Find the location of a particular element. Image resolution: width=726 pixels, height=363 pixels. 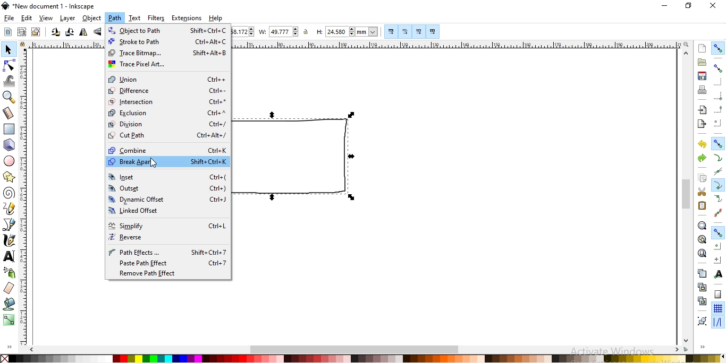

create a dupllicate is located at coordinates (702, 273).